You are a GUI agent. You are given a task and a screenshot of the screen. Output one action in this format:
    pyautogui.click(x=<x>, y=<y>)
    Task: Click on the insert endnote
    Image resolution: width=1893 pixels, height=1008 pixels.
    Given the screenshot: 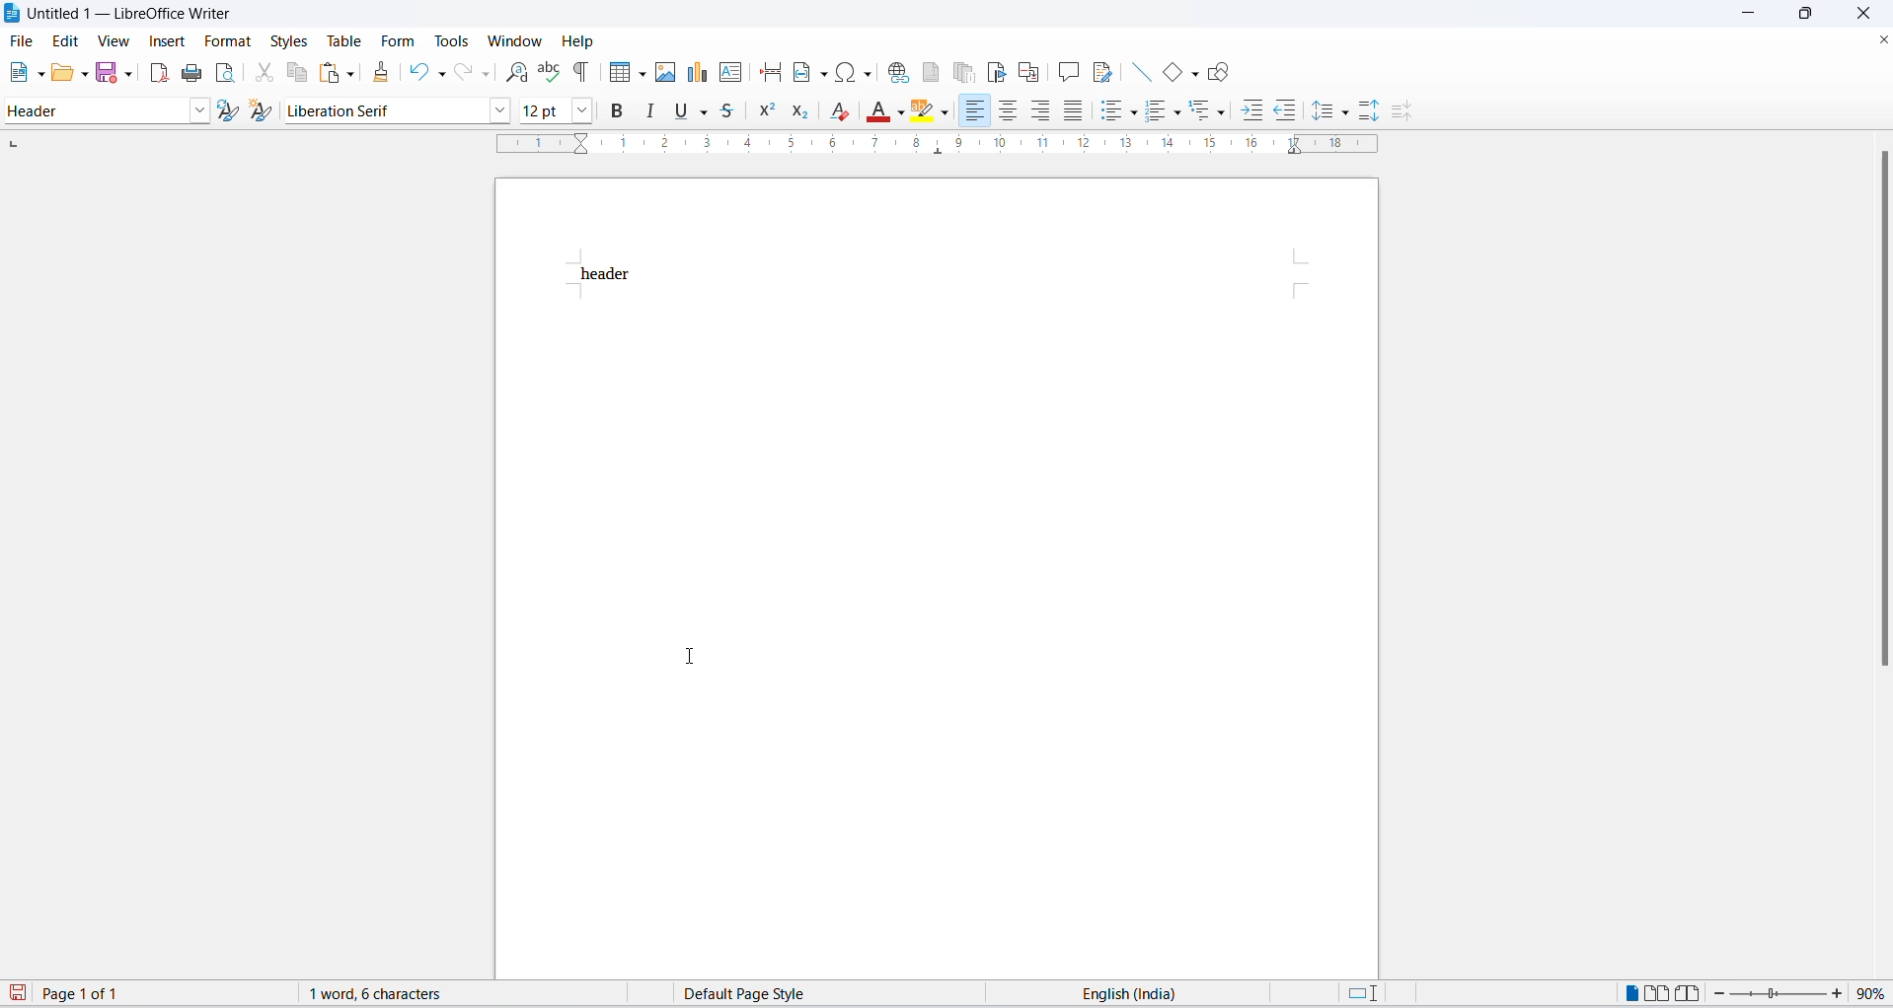 What is the action you would take?
    pyautogui.click(x=962, y=68)
    